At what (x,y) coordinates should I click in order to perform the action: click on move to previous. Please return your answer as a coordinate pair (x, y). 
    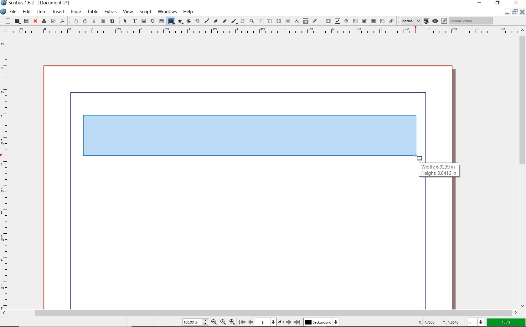
    Looking at the image, I should click on (250, 321).